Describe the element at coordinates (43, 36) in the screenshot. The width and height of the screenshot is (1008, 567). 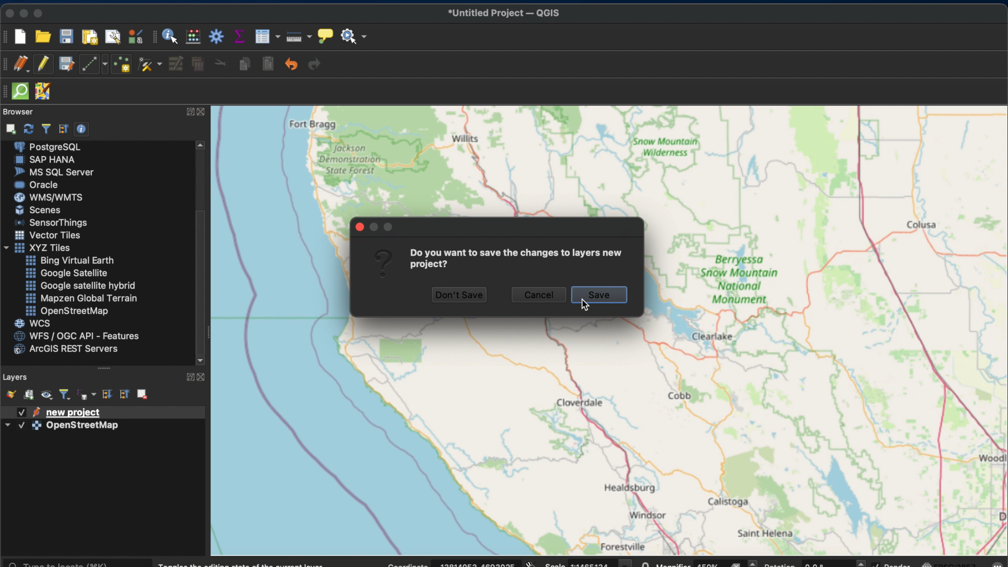
I see `open project` at that location.